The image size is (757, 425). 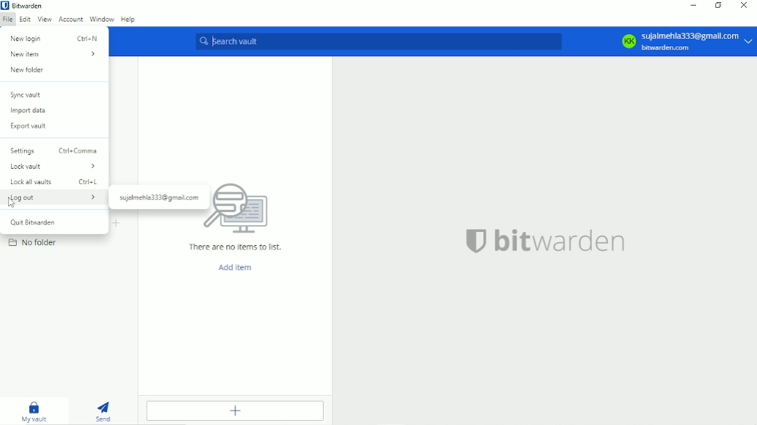 I want to click on Lock all vaults  Ctrl+L, so click(x=55, y=182).